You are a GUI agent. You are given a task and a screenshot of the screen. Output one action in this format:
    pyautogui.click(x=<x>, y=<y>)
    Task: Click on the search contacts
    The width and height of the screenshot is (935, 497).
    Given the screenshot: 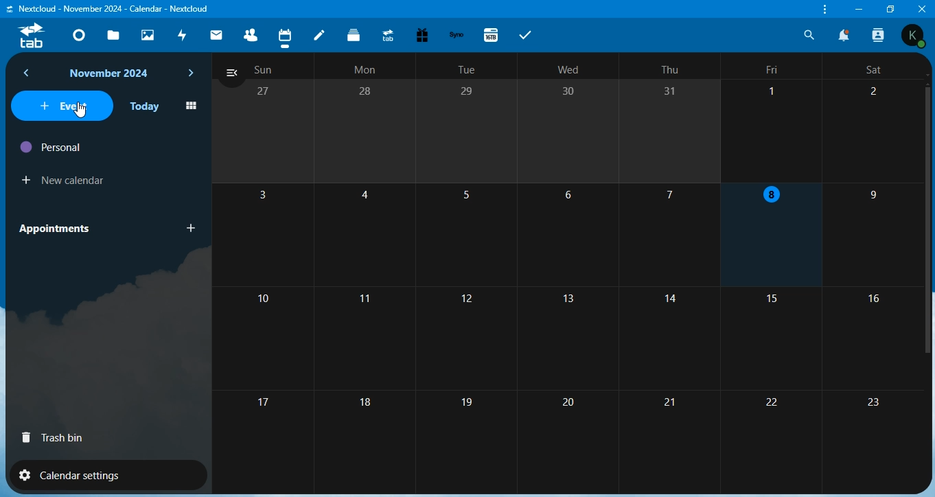 What is the action you would take?
    pyautogui.click(x=881, y=37)
    